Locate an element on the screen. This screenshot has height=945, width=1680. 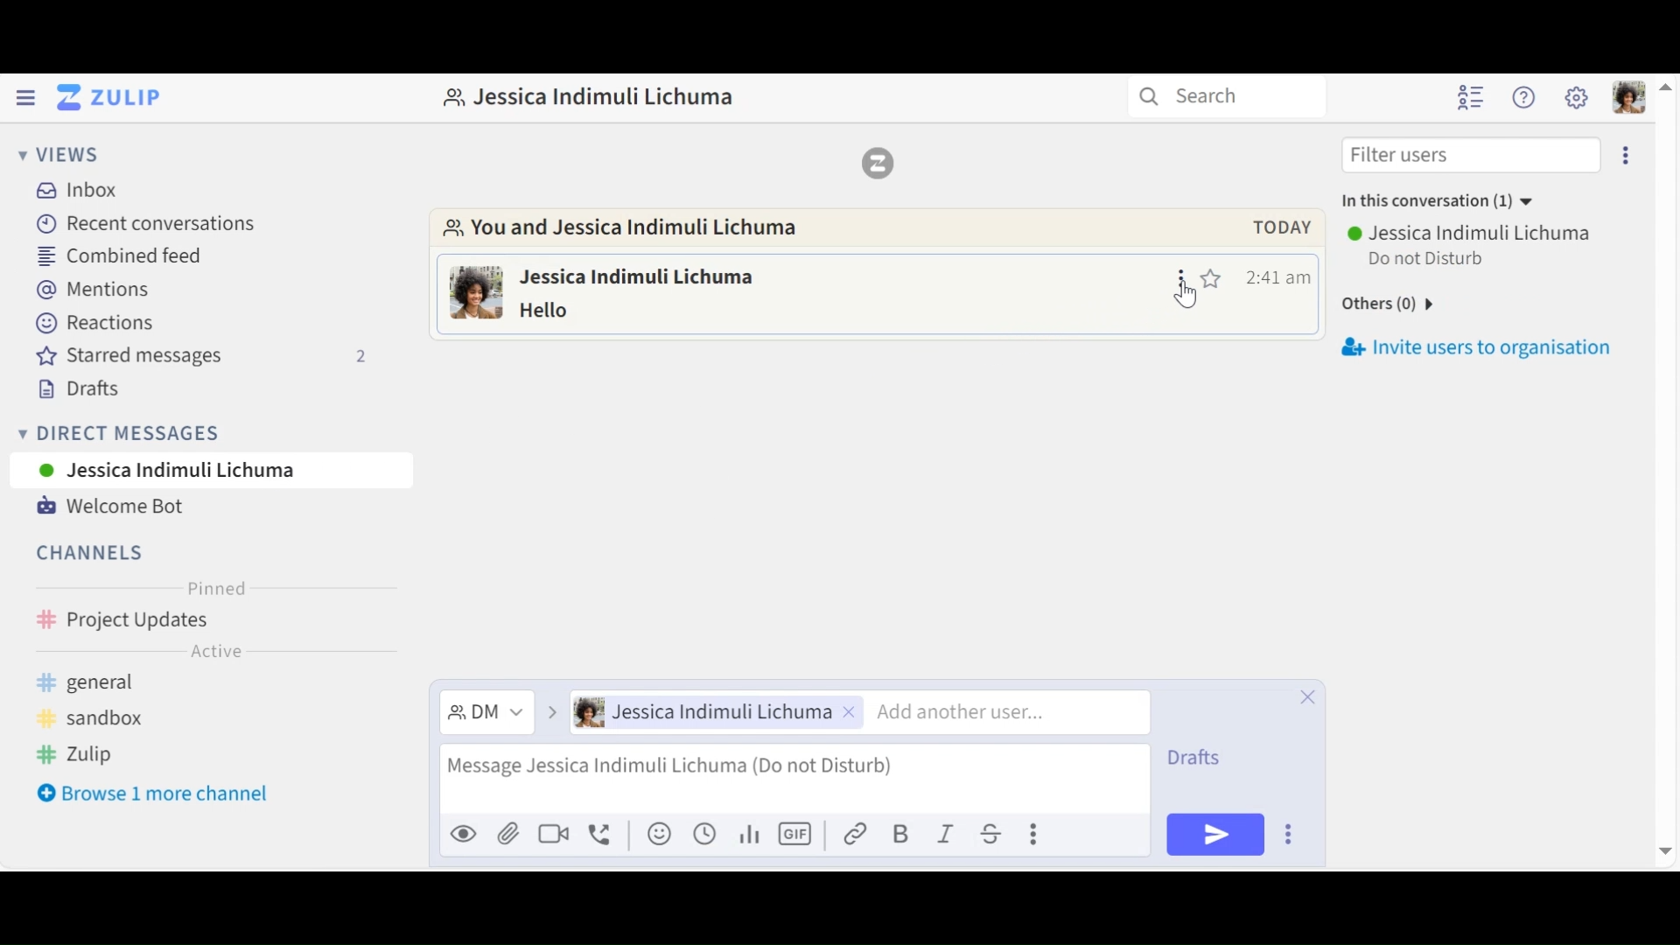
Drafts is located at coordinates (75, 389).